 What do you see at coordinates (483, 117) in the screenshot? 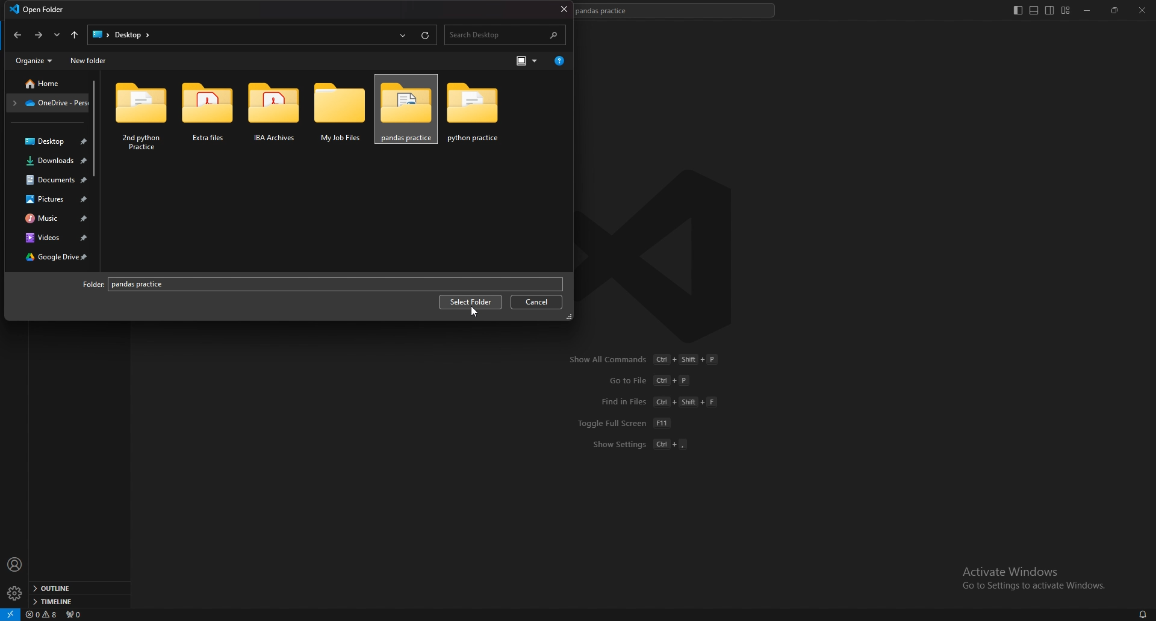
I see `pandas practice` at bounding box center [483, 117].